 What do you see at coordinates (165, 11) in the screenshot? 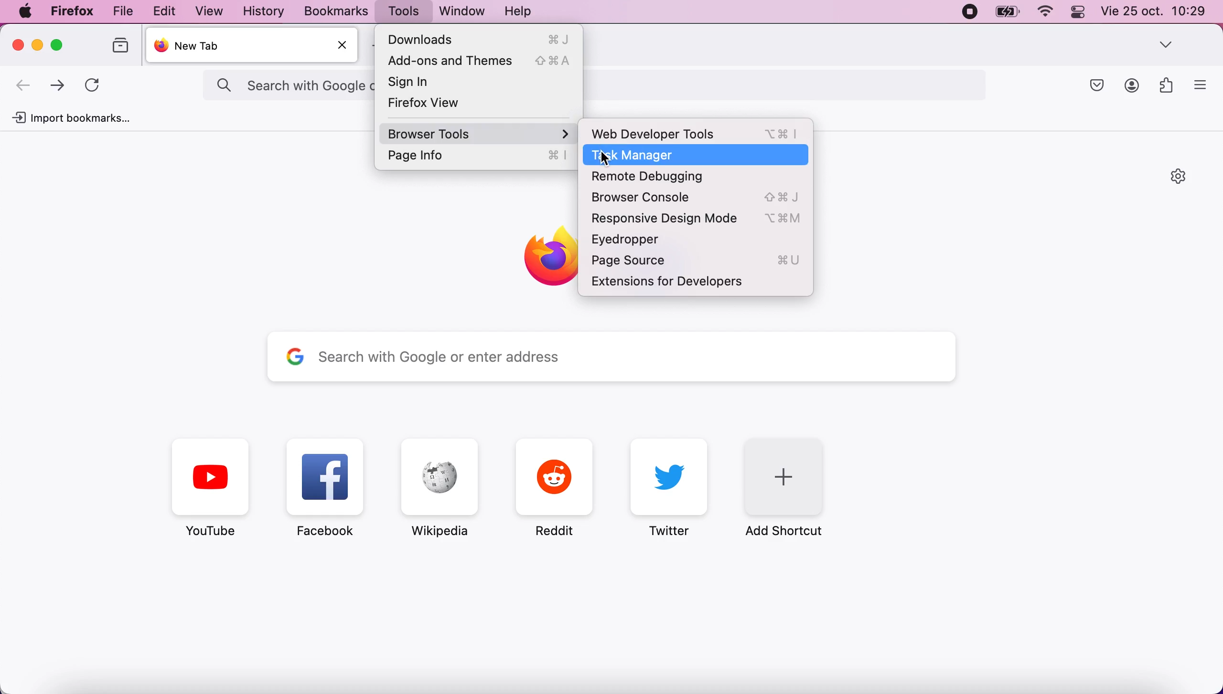
I see `Edit` at bounding box center [165, 11].